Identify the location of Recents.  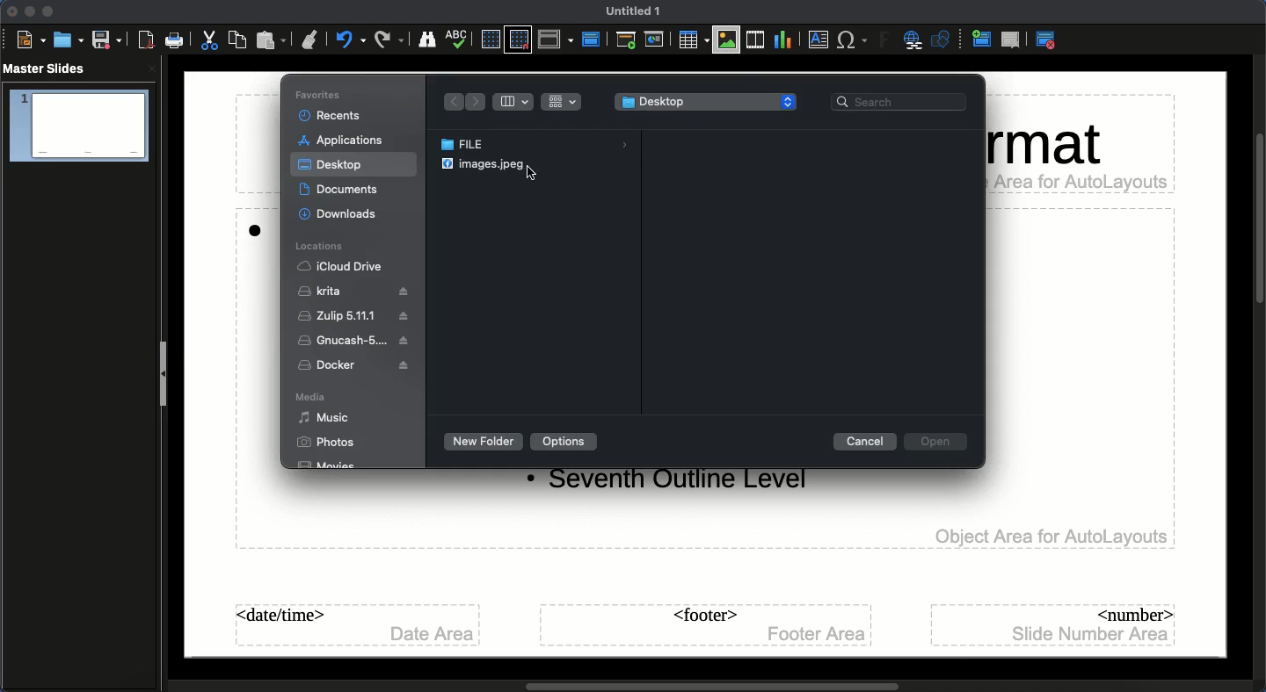
(331, 115).